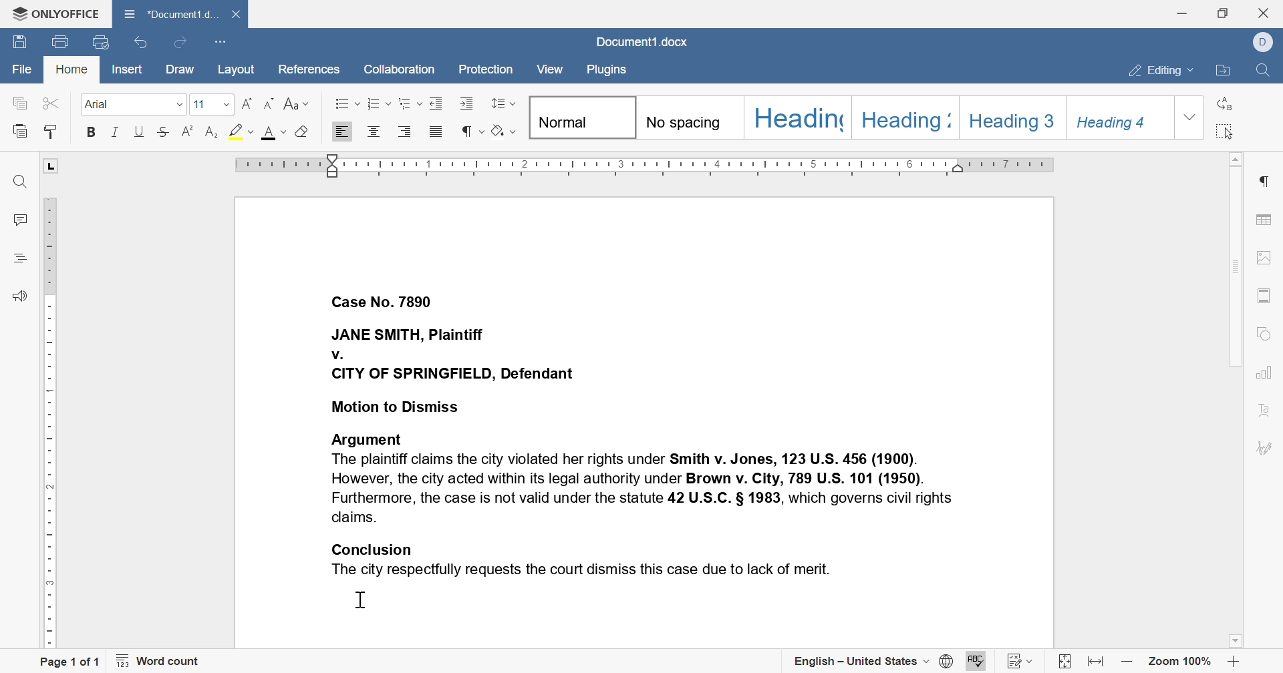  Describe the element at coordinates (1264, 294) in the screenshot. I see `header & footer settings` at that location.